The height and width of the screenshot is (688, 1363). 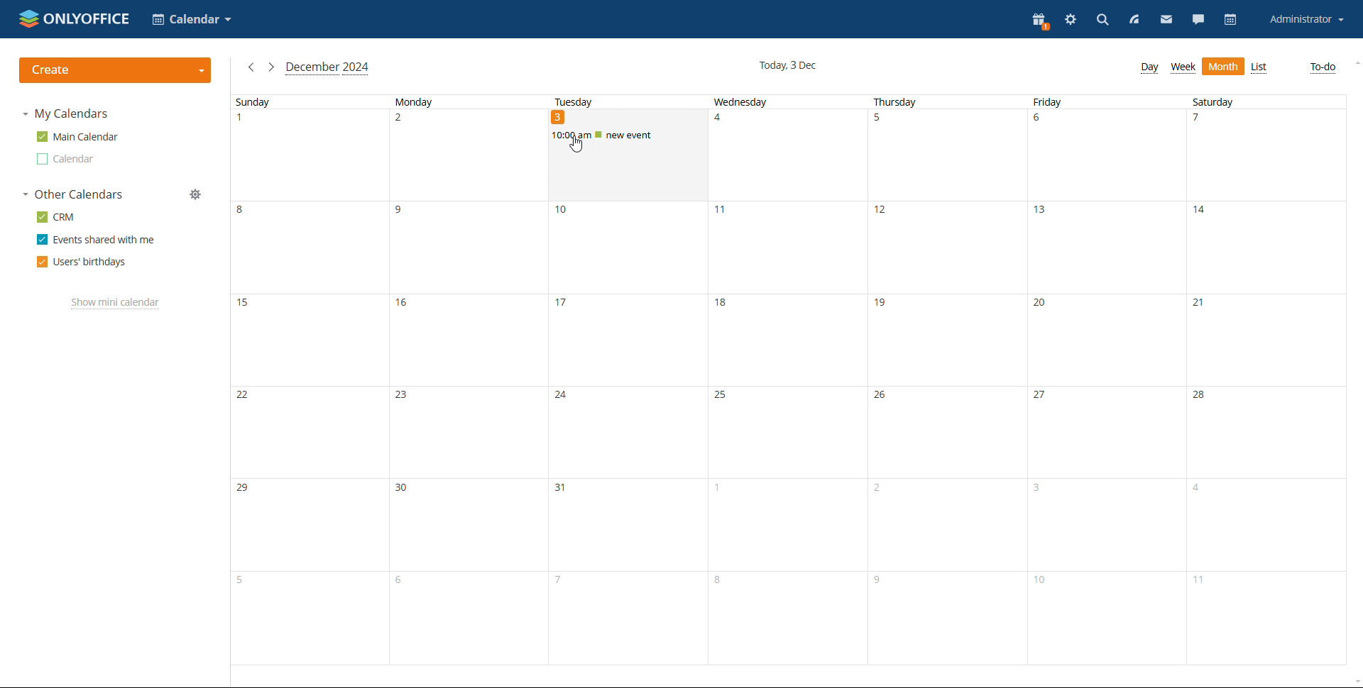 What do you see at coordinates (74, 194) in the screenshot?
I see `other calendars` at bounding box center [74, 194].